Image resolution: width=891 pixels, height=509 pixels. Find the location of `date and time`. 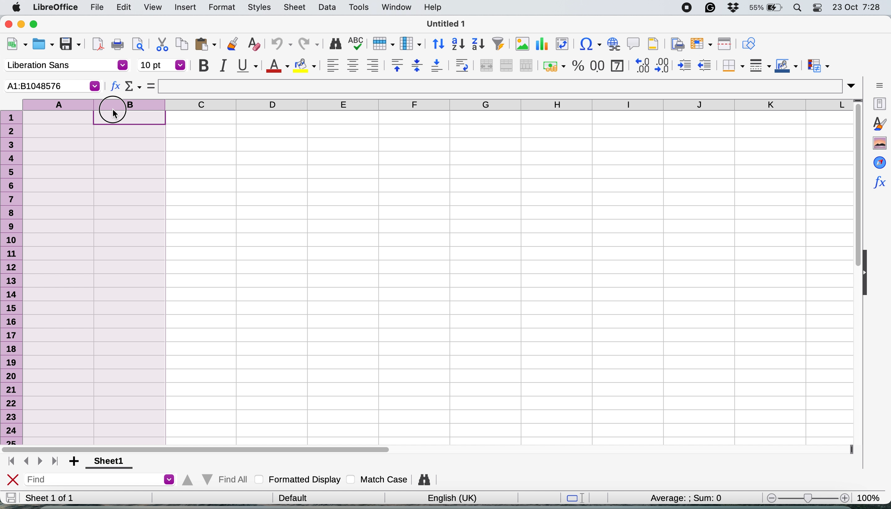

date and time is located at coordinates (860, 7).